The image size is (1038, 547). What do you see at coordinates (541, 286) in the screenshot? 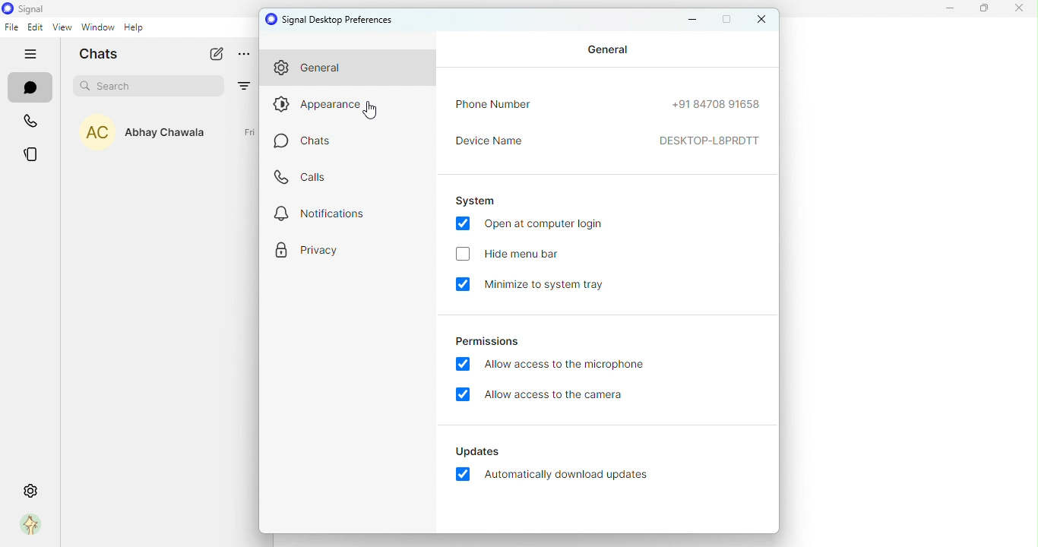
I see `minimize to system tray` at bounding box center [541, 286].